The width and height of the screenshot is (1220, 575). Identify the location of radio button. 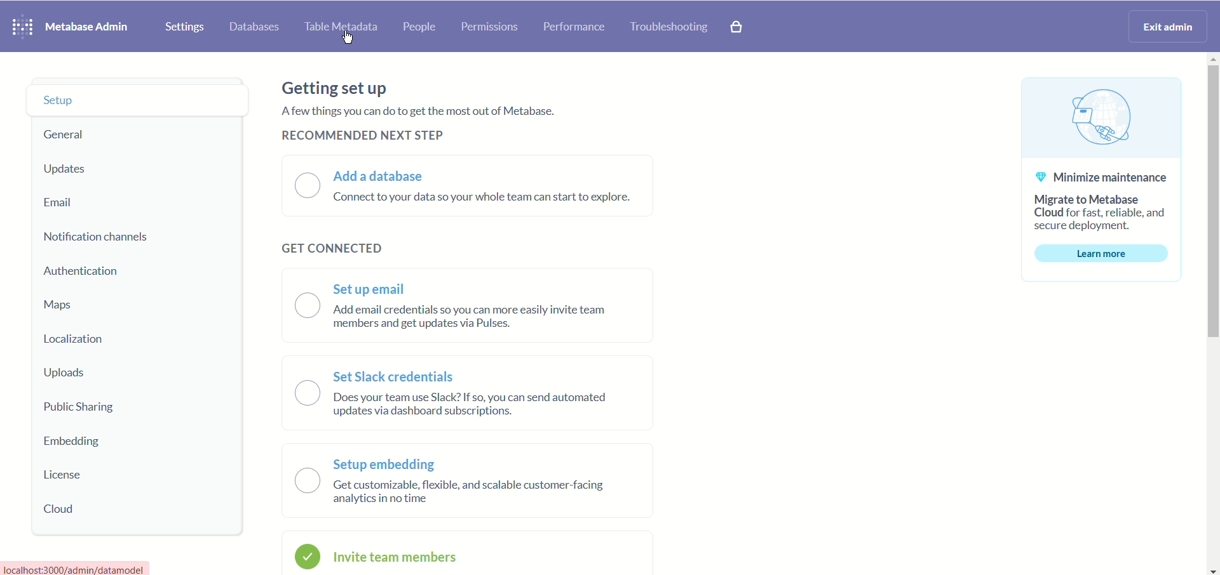
(306, 555).